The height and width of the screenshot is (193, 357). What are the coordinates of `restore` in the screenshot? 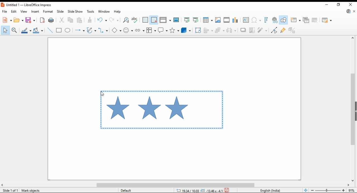 It's located at (339, 5).